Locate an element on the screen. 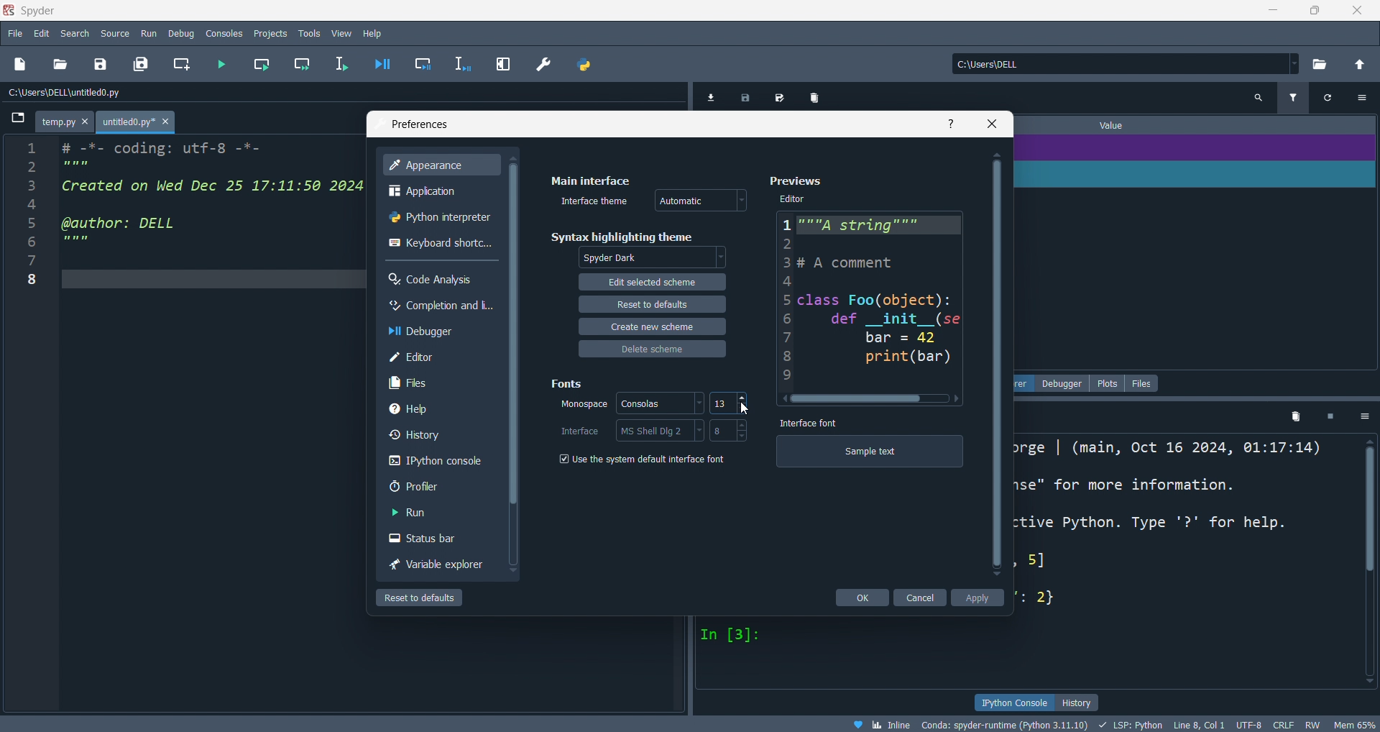  help is located at coordinates (373, 33).